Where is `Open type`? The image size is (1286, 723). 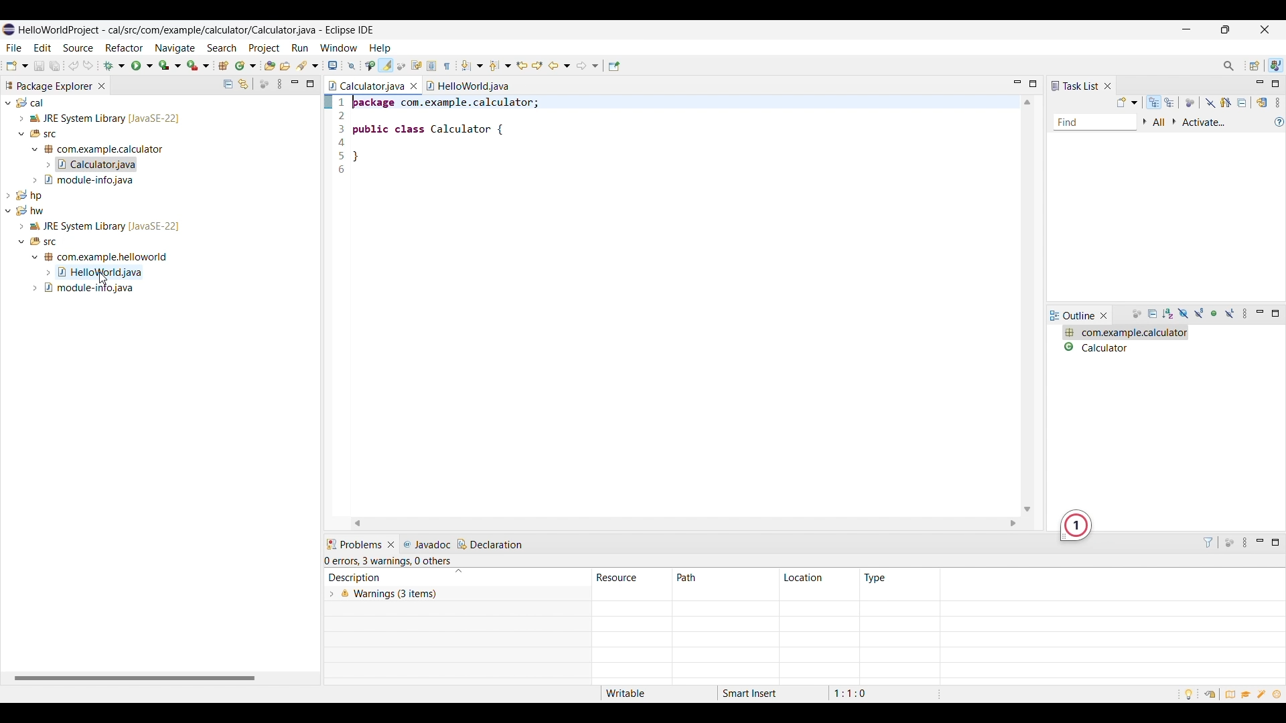
Open type is located at coordinates (270, 65).